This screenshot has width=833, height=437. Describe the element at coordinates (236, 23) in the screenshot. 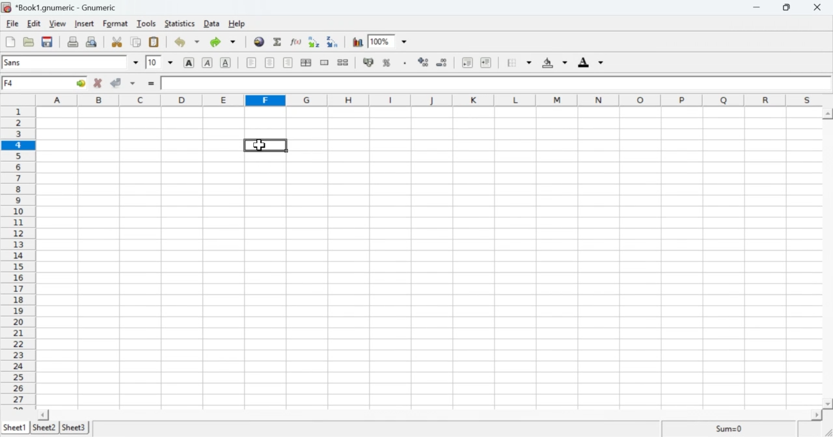

I see `Help` at that location.